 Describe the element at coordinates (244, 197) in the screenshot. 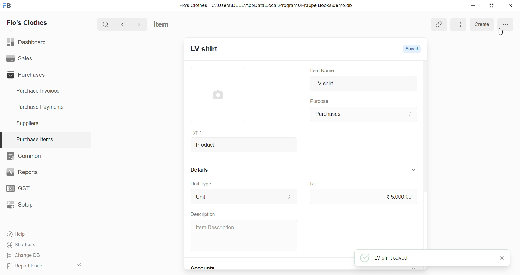

I see `Unit` at that location.